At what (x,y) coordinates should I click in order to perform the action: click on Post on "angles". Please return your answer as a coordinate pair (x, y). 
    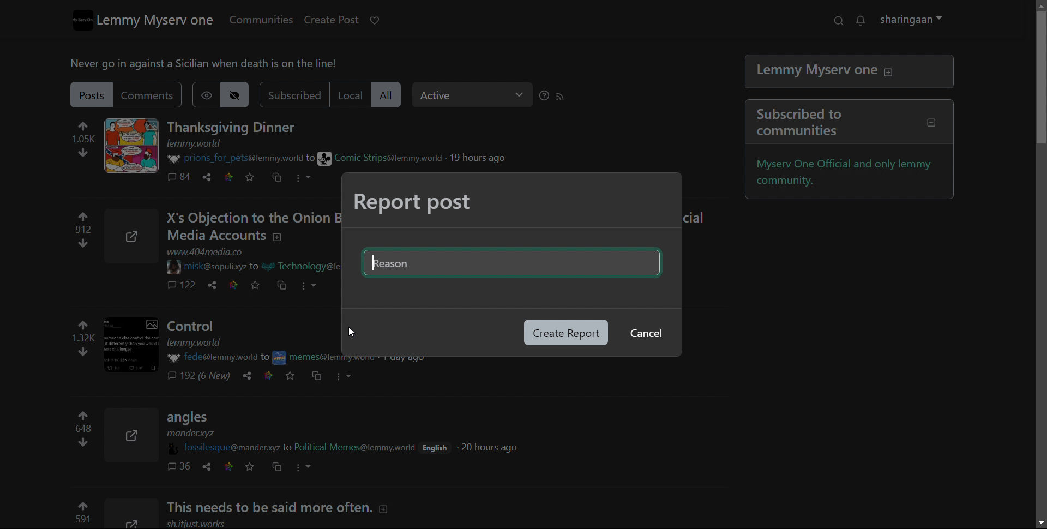
    Looking at the image, I should click on (294, 425).